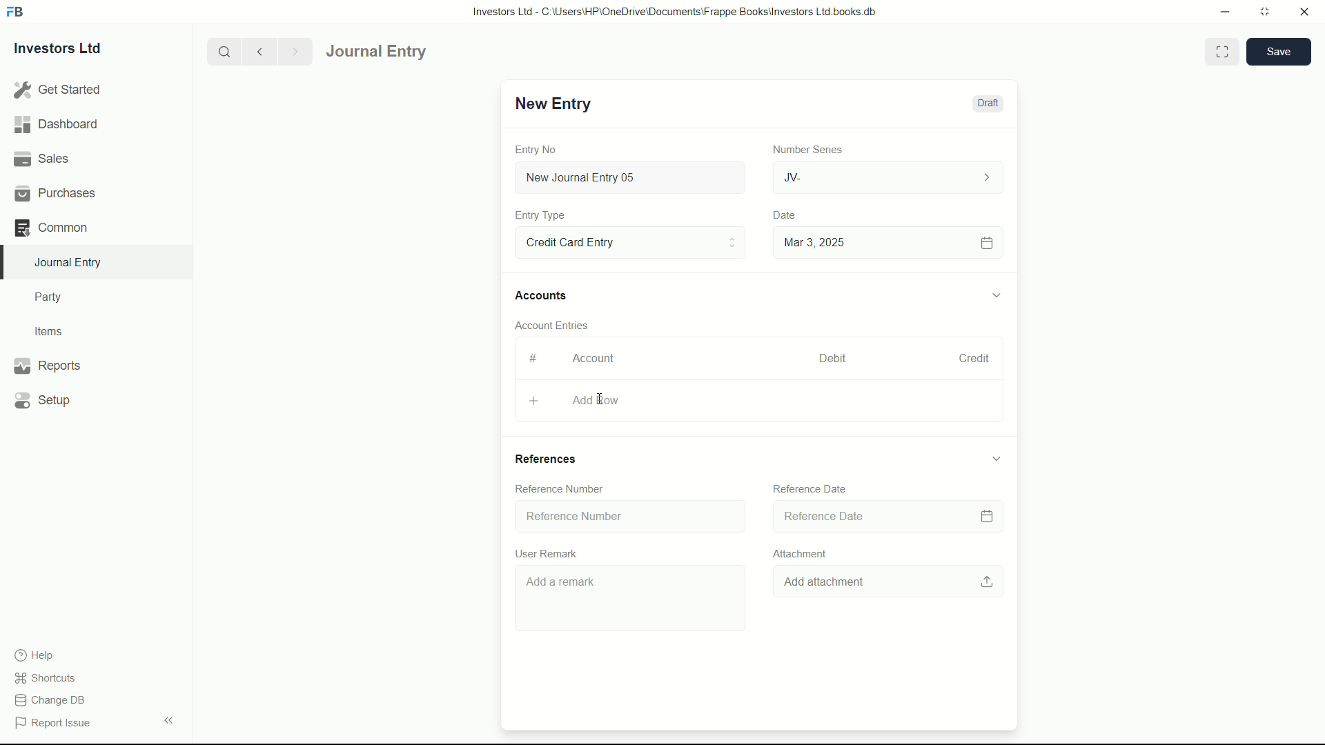 Image resolution: width=1325 pixels, height=745 pixels. I want to click on cursor, so click(599, 399).